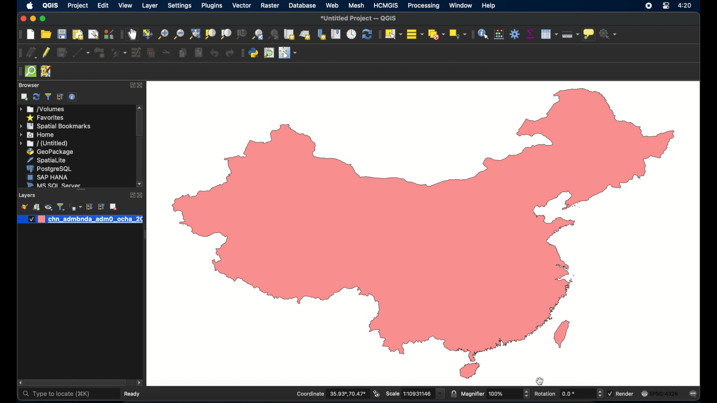 The width and height of the screenshot is (717, 403). I want to click on collapse all, so click(60, 97).